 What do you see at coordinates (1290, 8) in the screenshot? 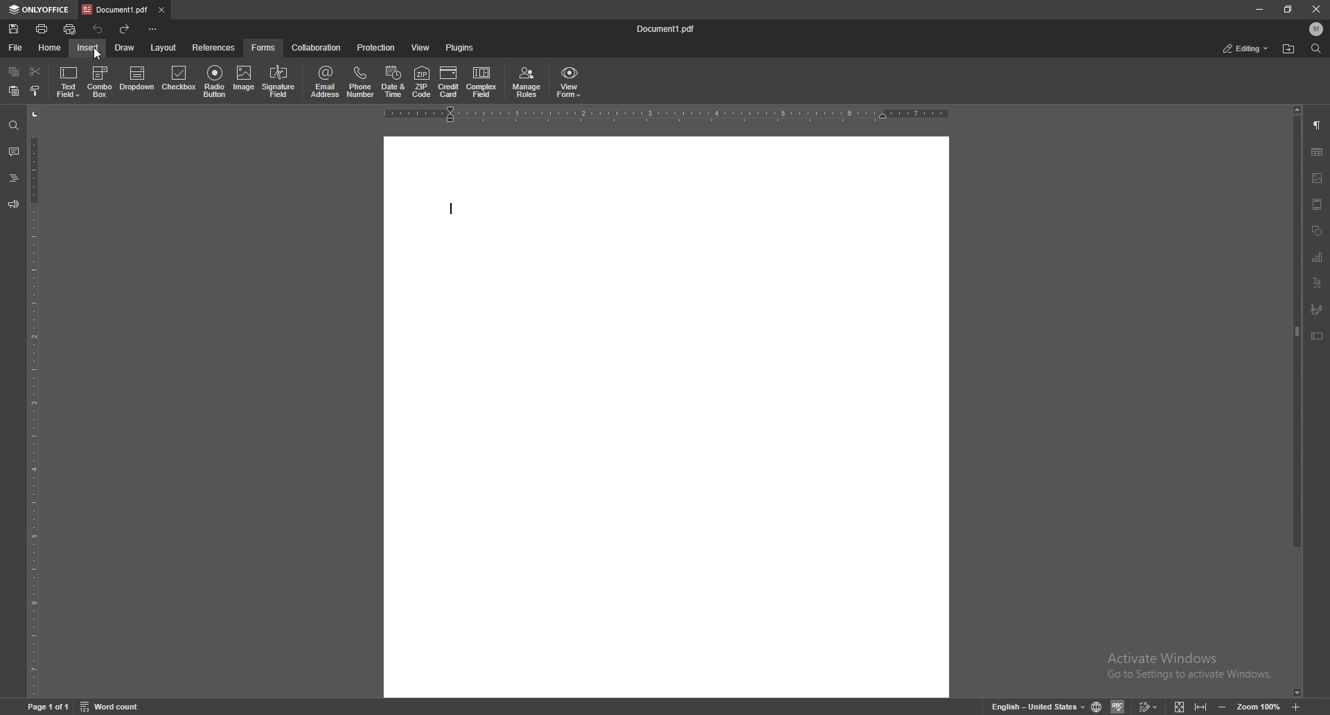
I see `resize` at bounding box center [1290, 8].